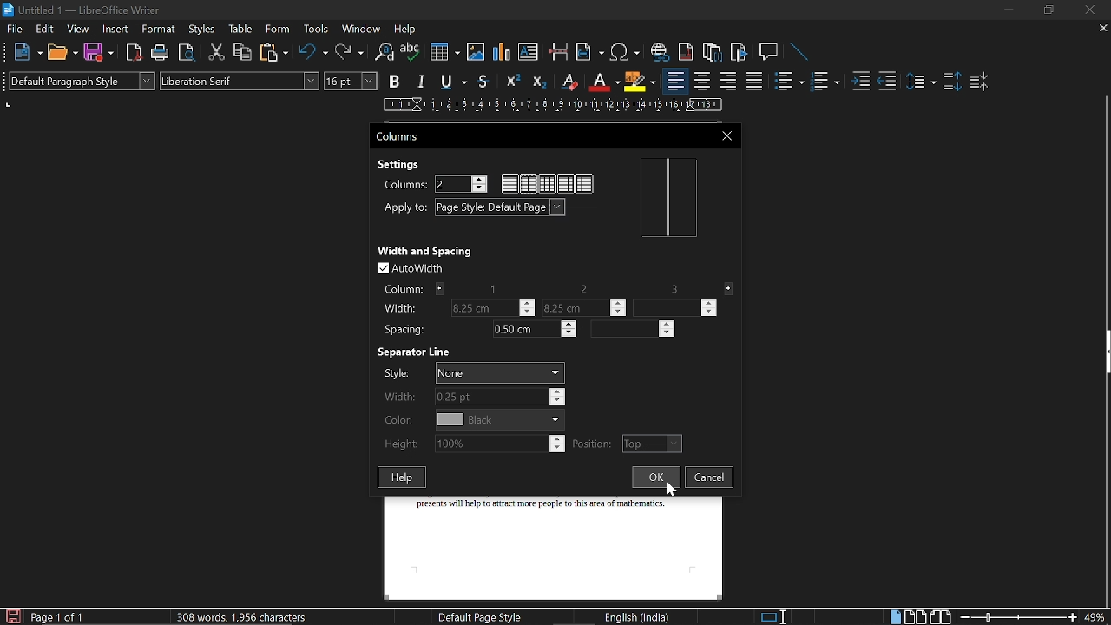 The width and height of the screenshot is (1111, 625). What do you see at coordinates (636, 617) in the screenshot?
I see `English (India)` at bounding box center [636, 617].